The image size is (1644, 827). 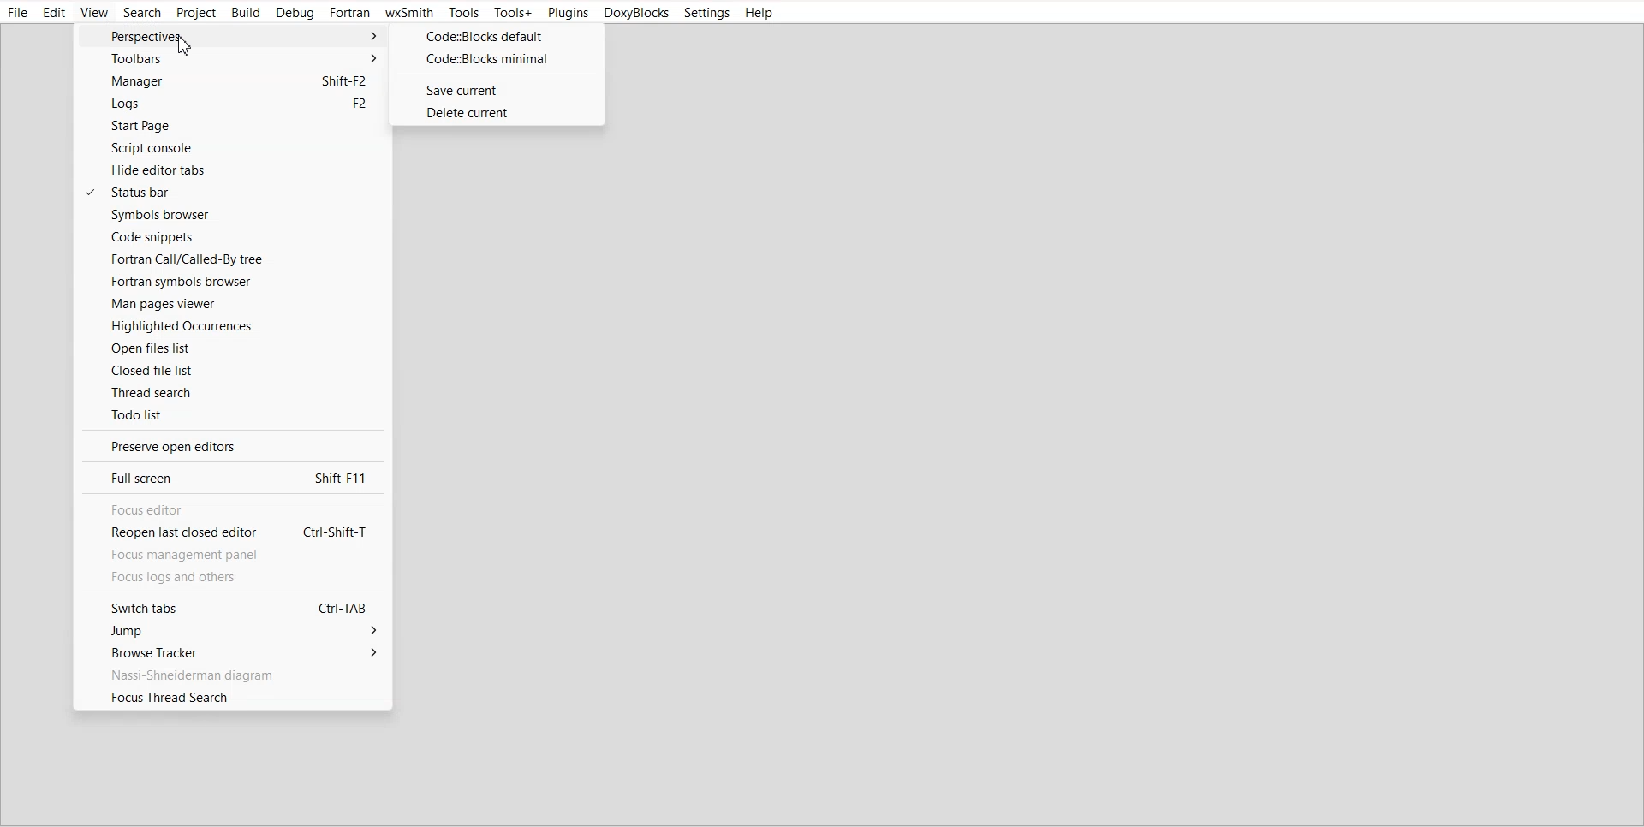 I want to click on Perspective, so click(x=231, y=35).